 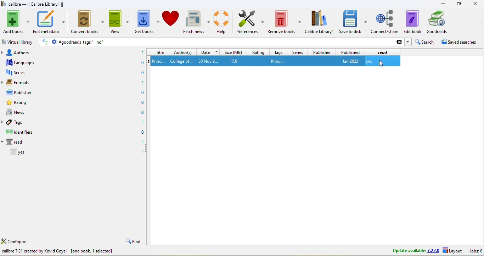 What do you see at coordinates (57, 251) in the screenshot?
I see `calibre 7.21 created by Kovid Goyal [one book, 1 selected]` at bounding box center [57, 251].